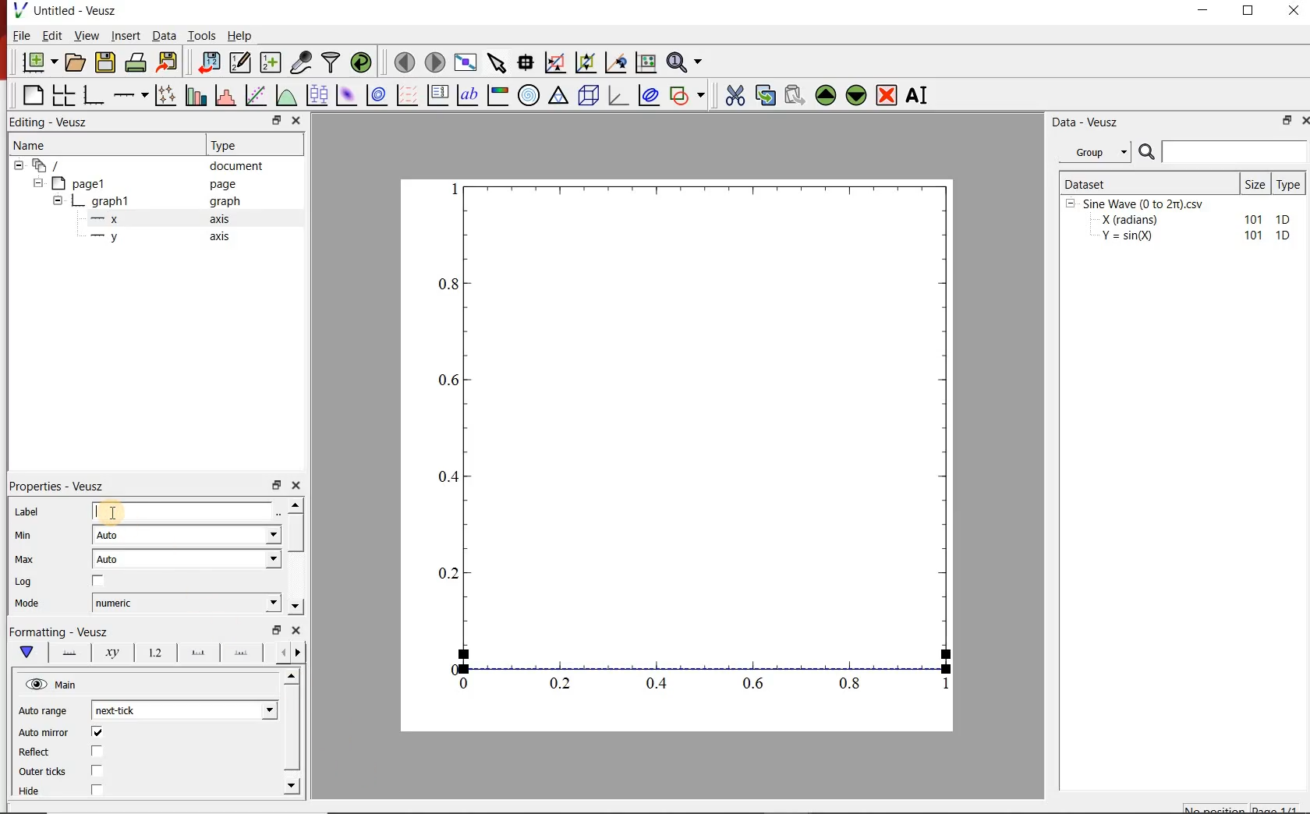 This screenshot has height=814, width=1310. I want to click on Edit, so click(52, 36).